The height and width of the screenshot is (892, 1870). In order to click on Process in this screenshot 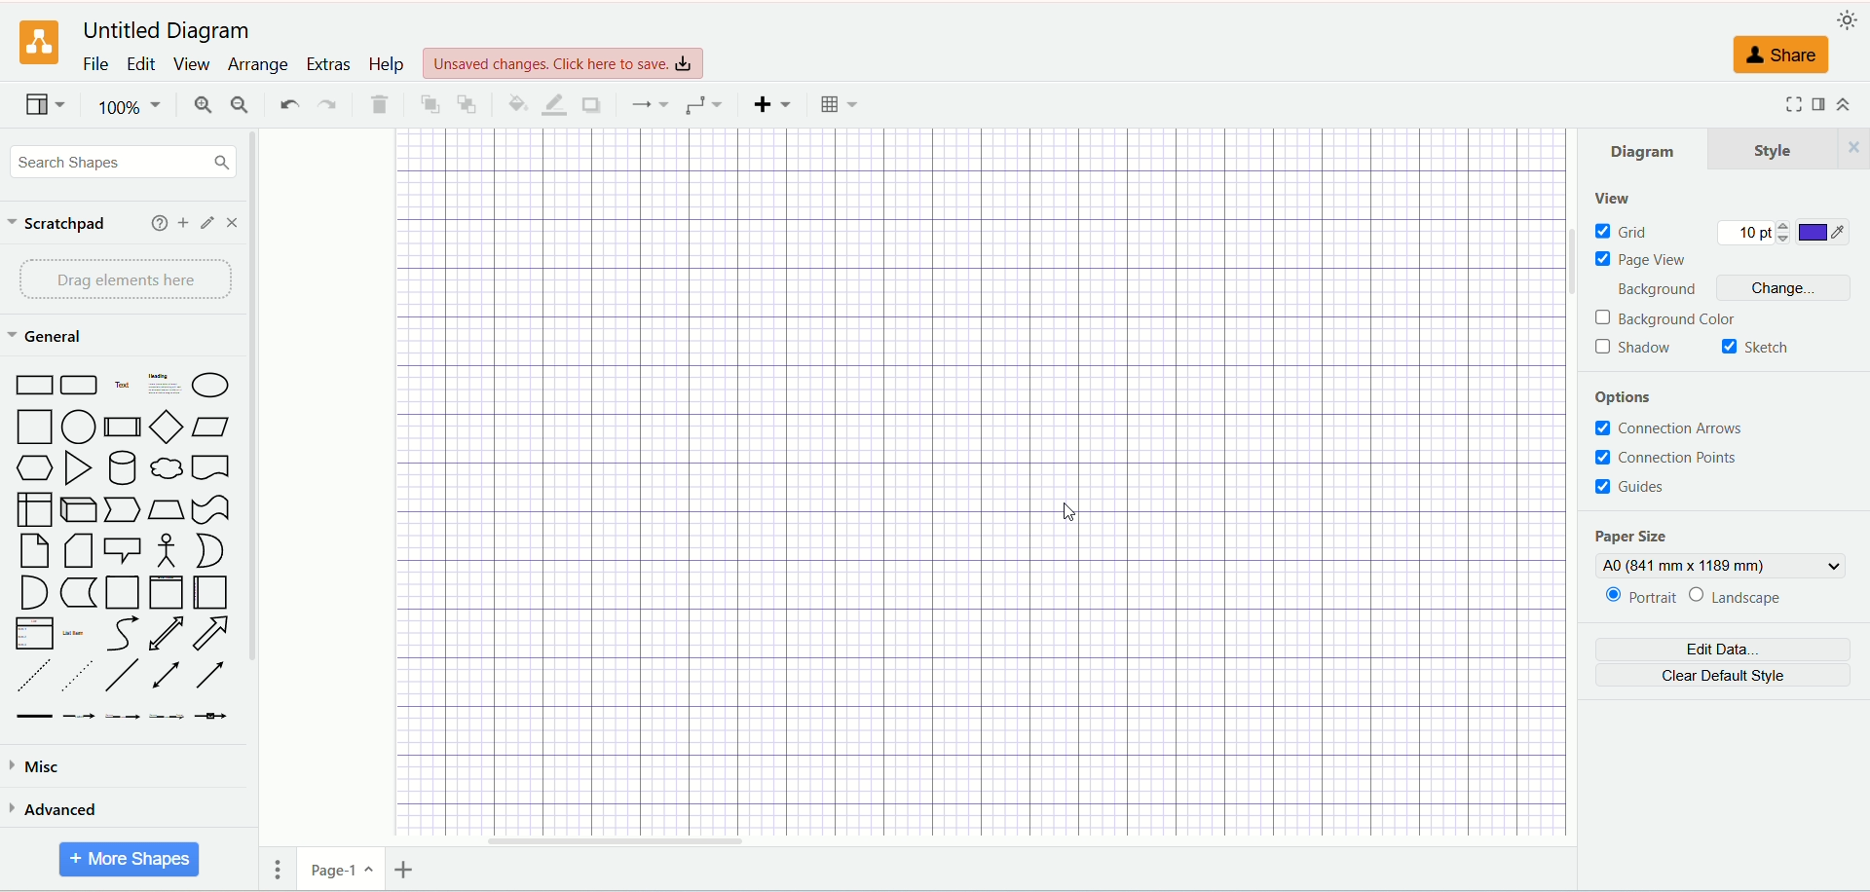, I will do `click(124, 430)`.